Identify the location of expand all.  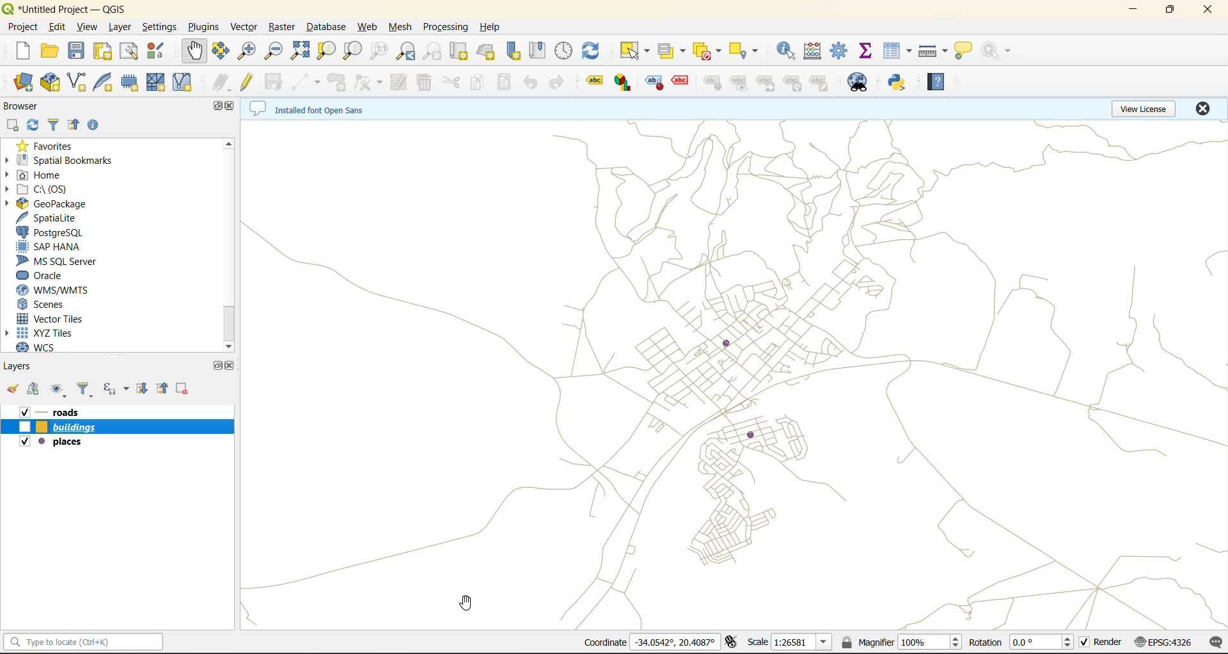
(143, 388).